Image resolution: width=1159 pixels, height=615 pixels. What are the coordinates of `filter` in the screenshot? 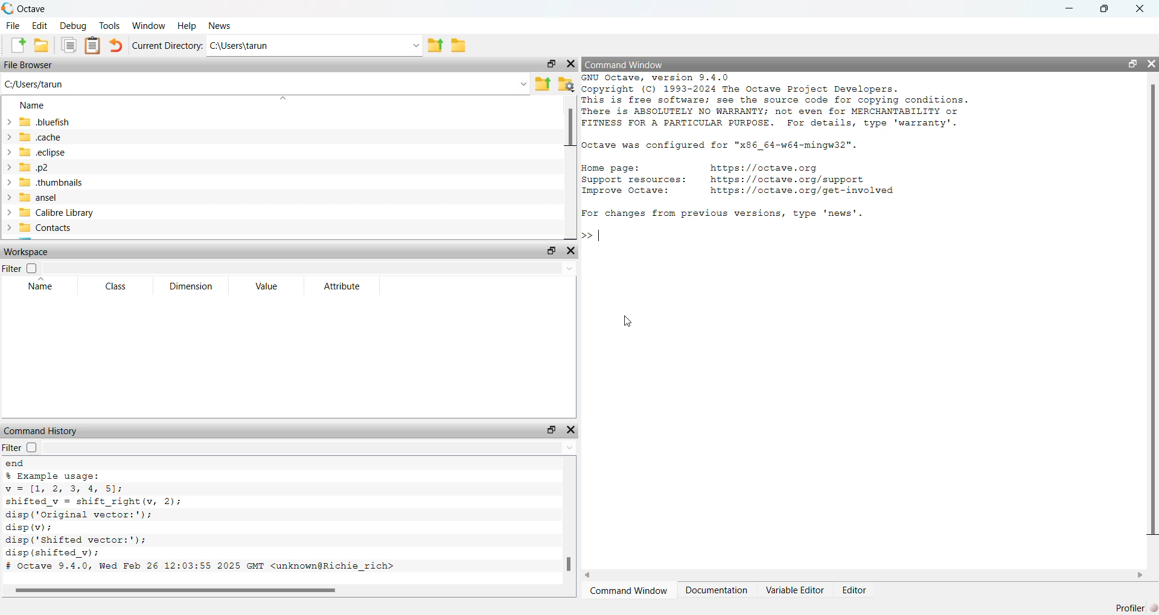 It's located at (21, 449).